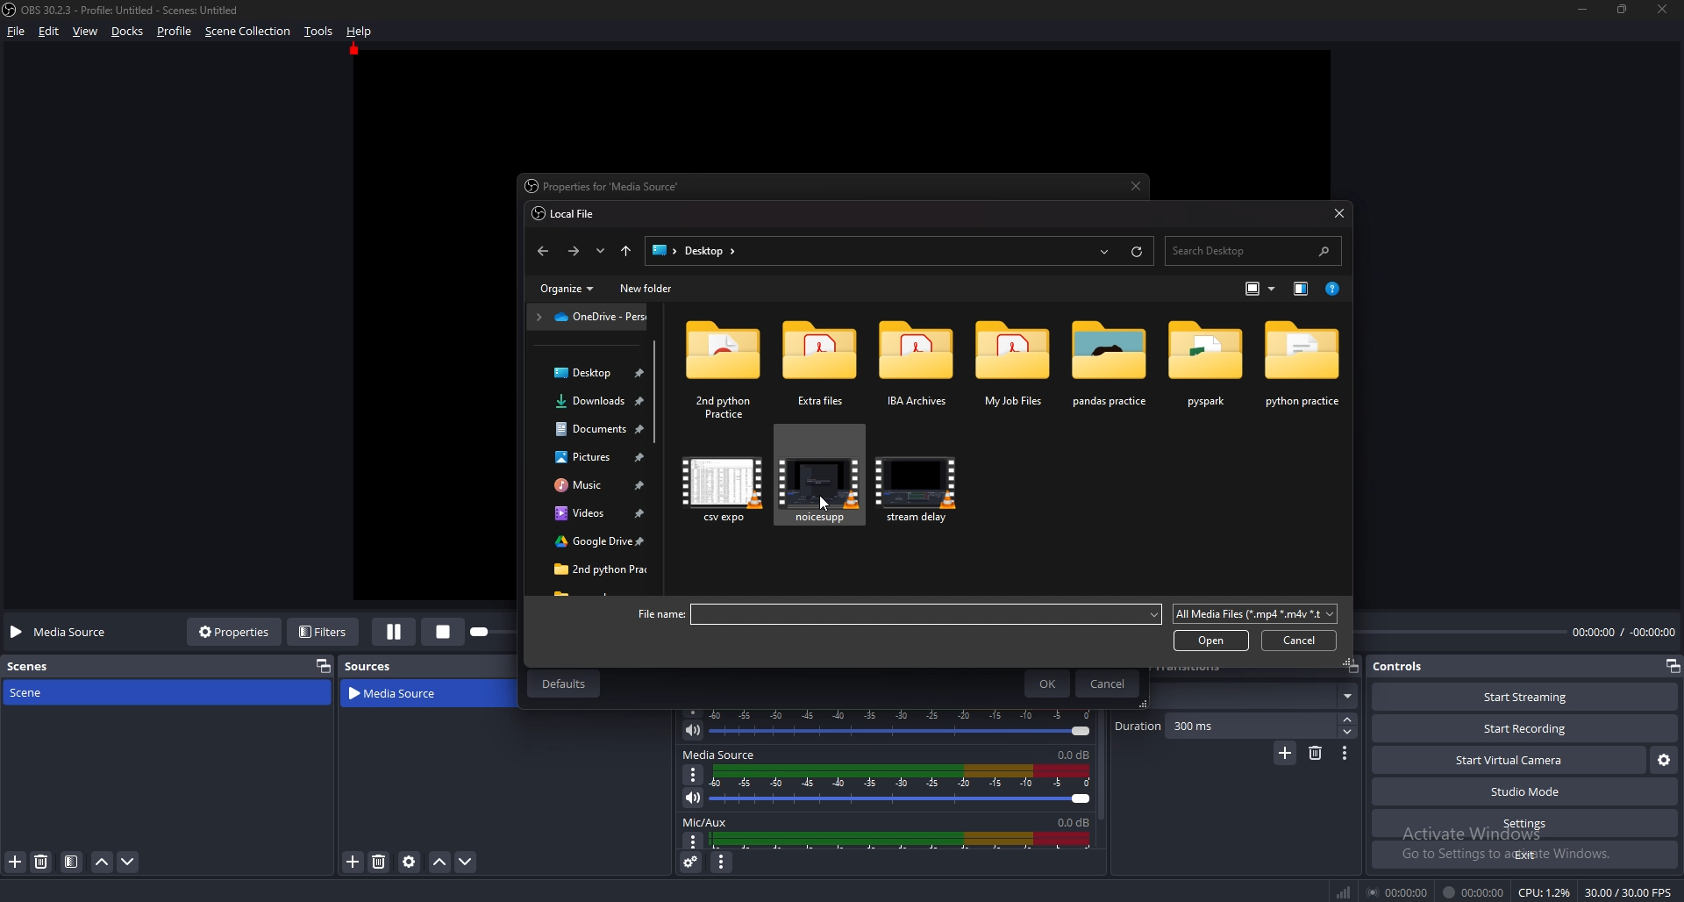  Describe the element at coordinates (595, 458) in the screenshot. I see `folder` at that location.